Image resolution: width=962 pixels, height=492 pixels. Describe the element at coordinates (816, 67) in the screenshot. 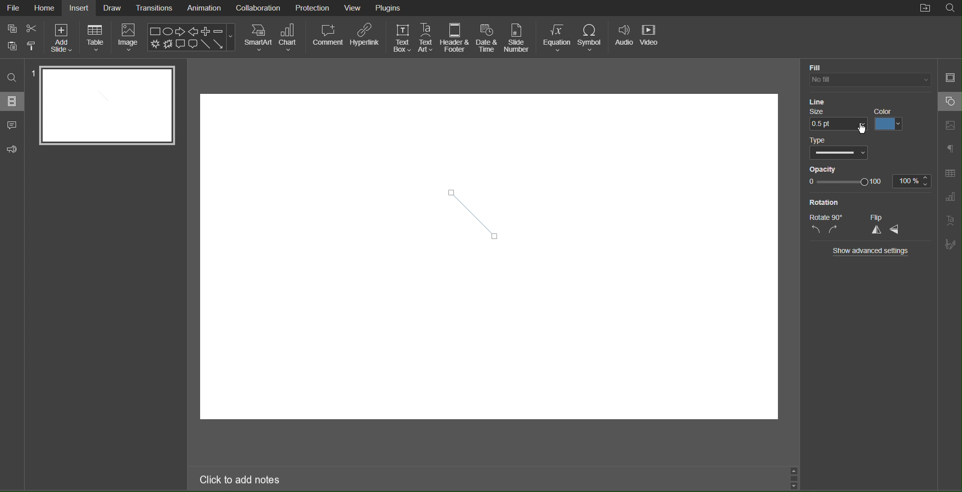

I see `Fill: No fill` at that location.